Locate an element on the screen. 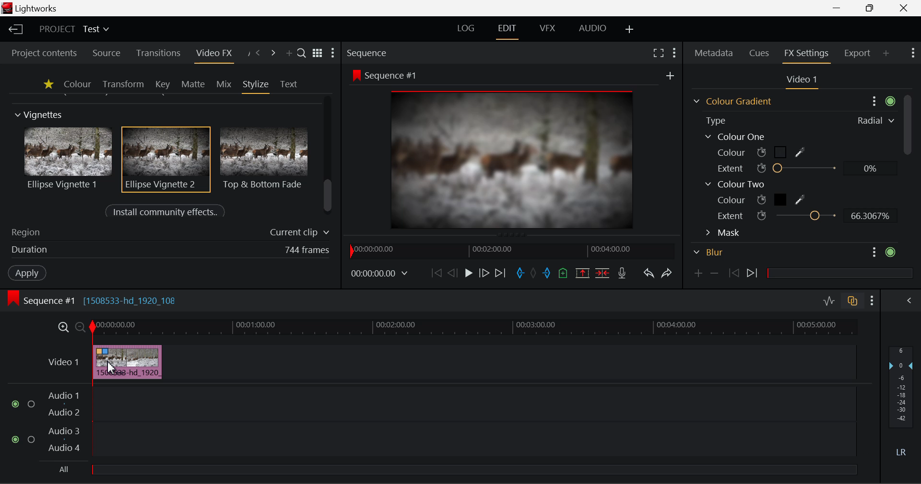 The height and width of the screenshot is (484, 921). Toggle list & title view is located at coordinates (318, 54).